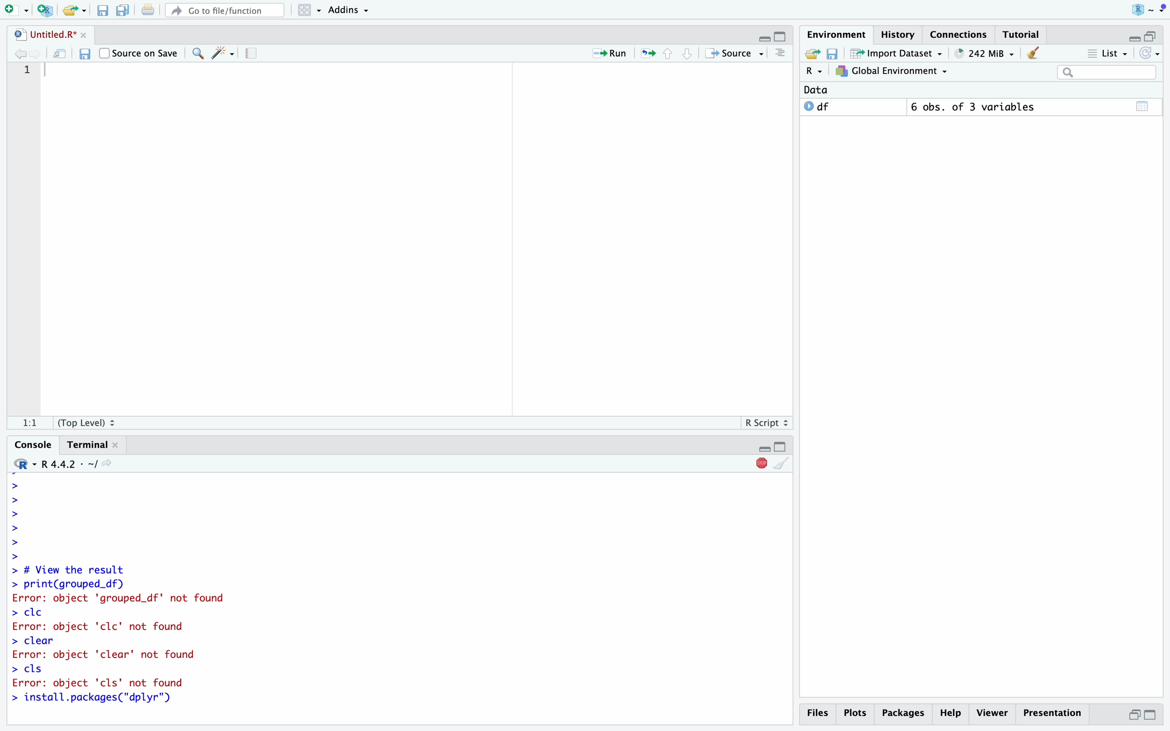 The height and width of the screenshot is (731, 1170). What do you see at coordinates (307, 11) in the screenshot?
I see `Workspace panes` at bounding box center [307, 11].